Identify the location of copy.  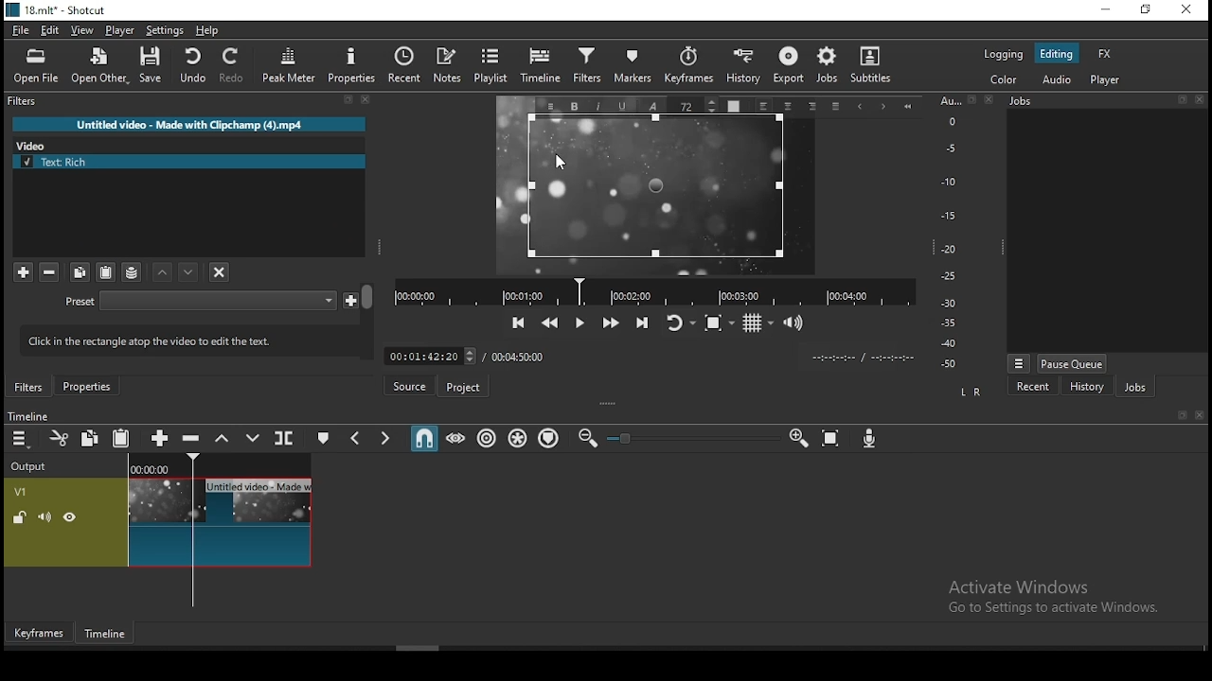
(80, 272).